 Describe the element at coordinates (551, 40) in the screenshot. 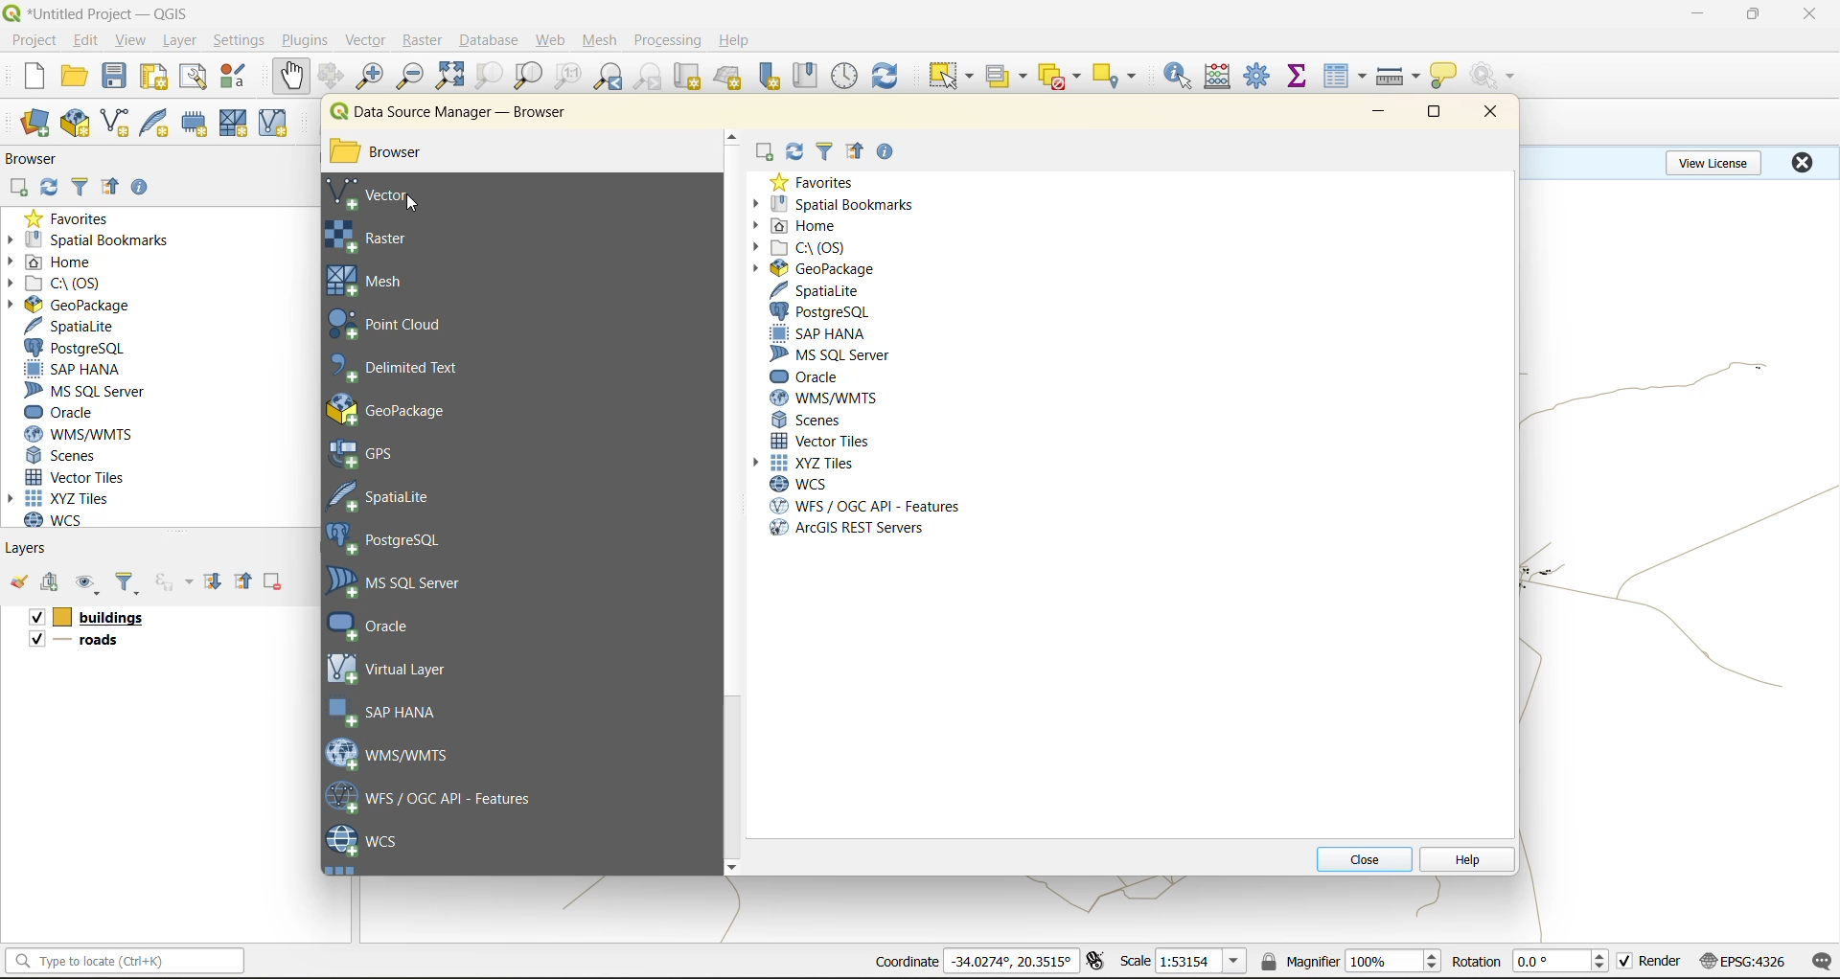

I see `web` at that location.